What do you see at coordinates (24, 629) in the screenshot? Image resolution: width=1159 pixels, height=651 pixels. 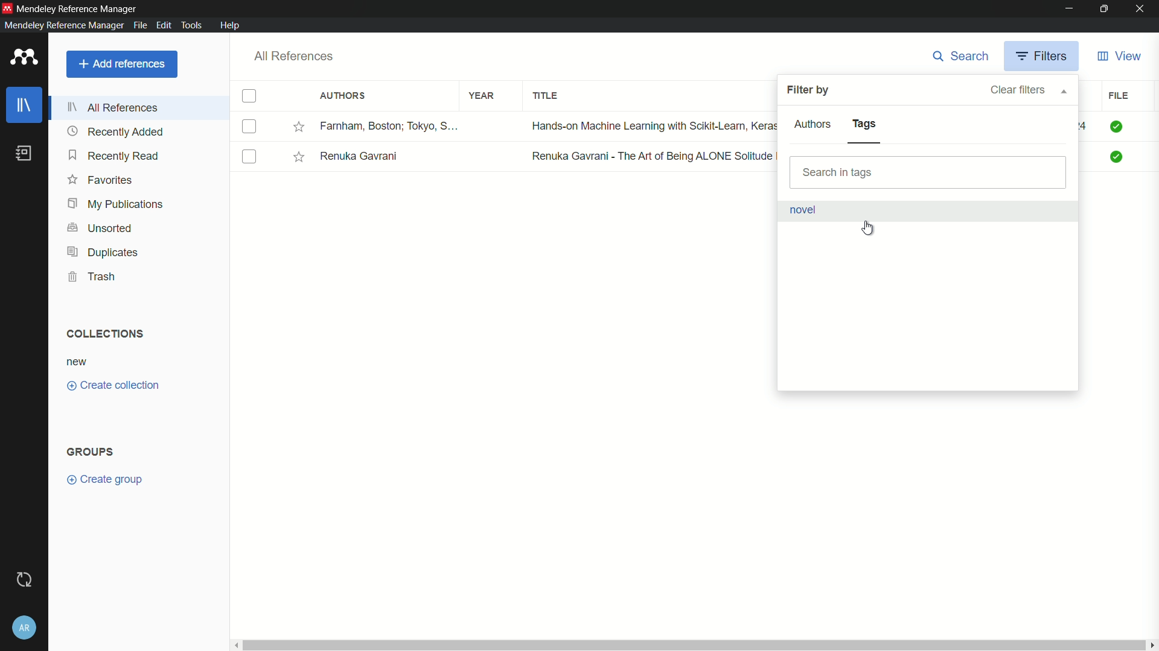 I see `account and settings` at bounding box center [24, 629].